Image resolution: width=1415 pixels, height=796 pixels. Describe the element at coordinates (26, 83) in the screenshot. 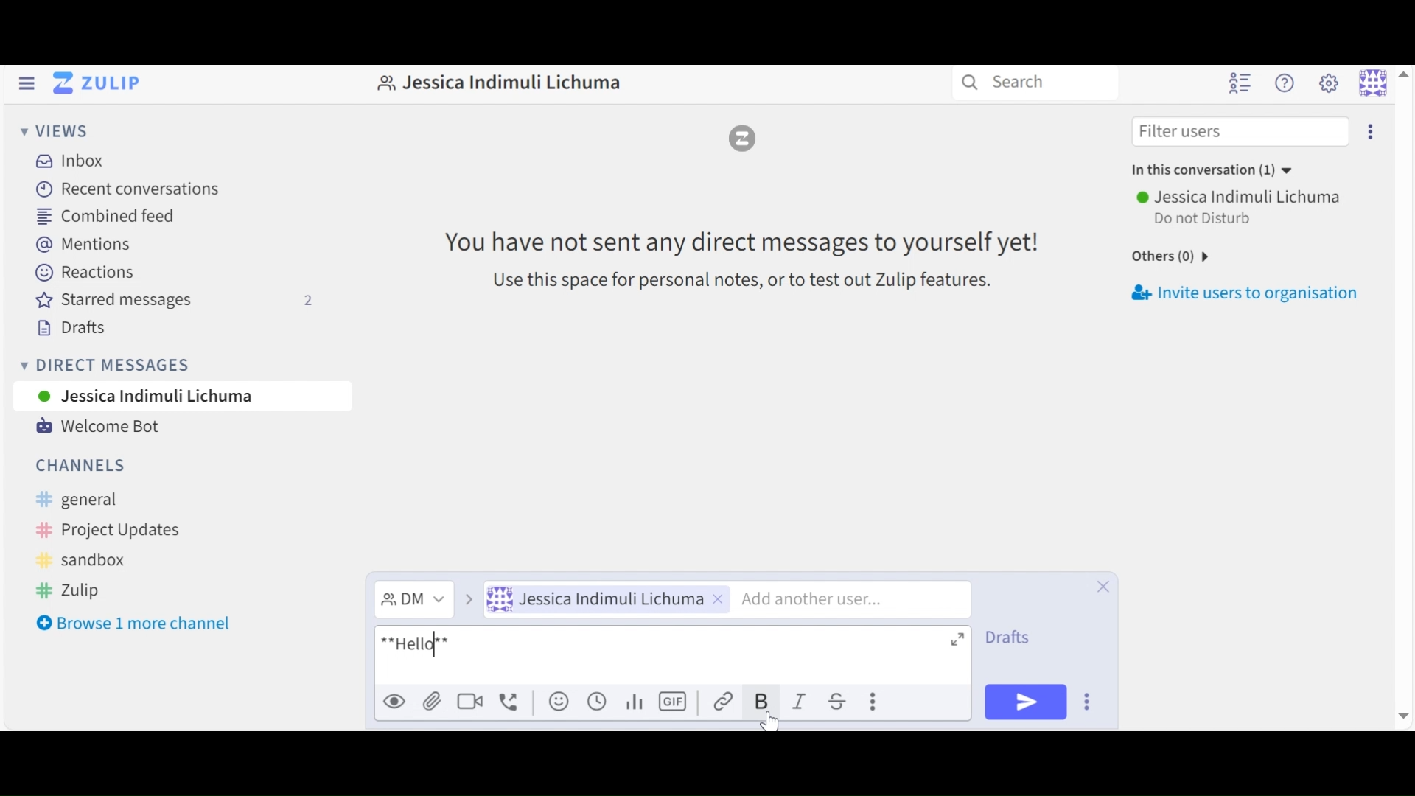

I see `Hide left Sidebar` at that location.